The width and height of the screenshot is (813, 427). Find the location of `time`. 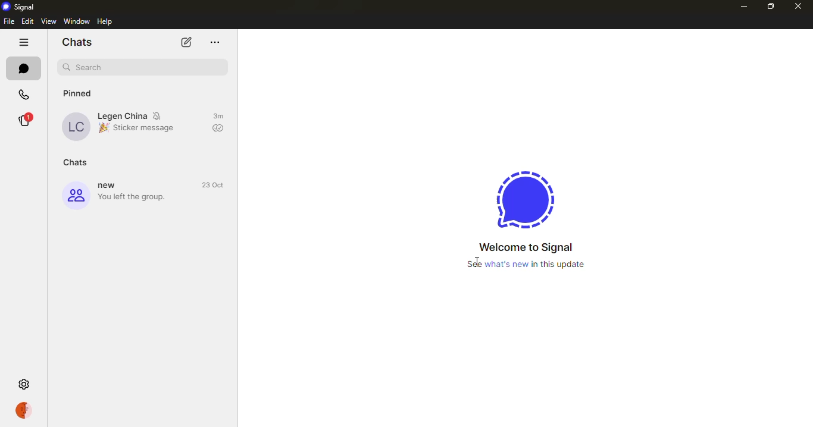

time is located at coordinates (215, 184).